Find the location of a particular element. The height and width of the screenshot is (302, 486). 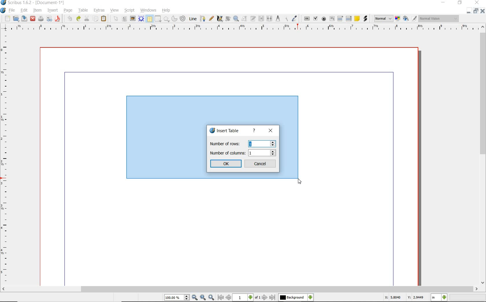

zoom in is located at coordinates (211, 298).